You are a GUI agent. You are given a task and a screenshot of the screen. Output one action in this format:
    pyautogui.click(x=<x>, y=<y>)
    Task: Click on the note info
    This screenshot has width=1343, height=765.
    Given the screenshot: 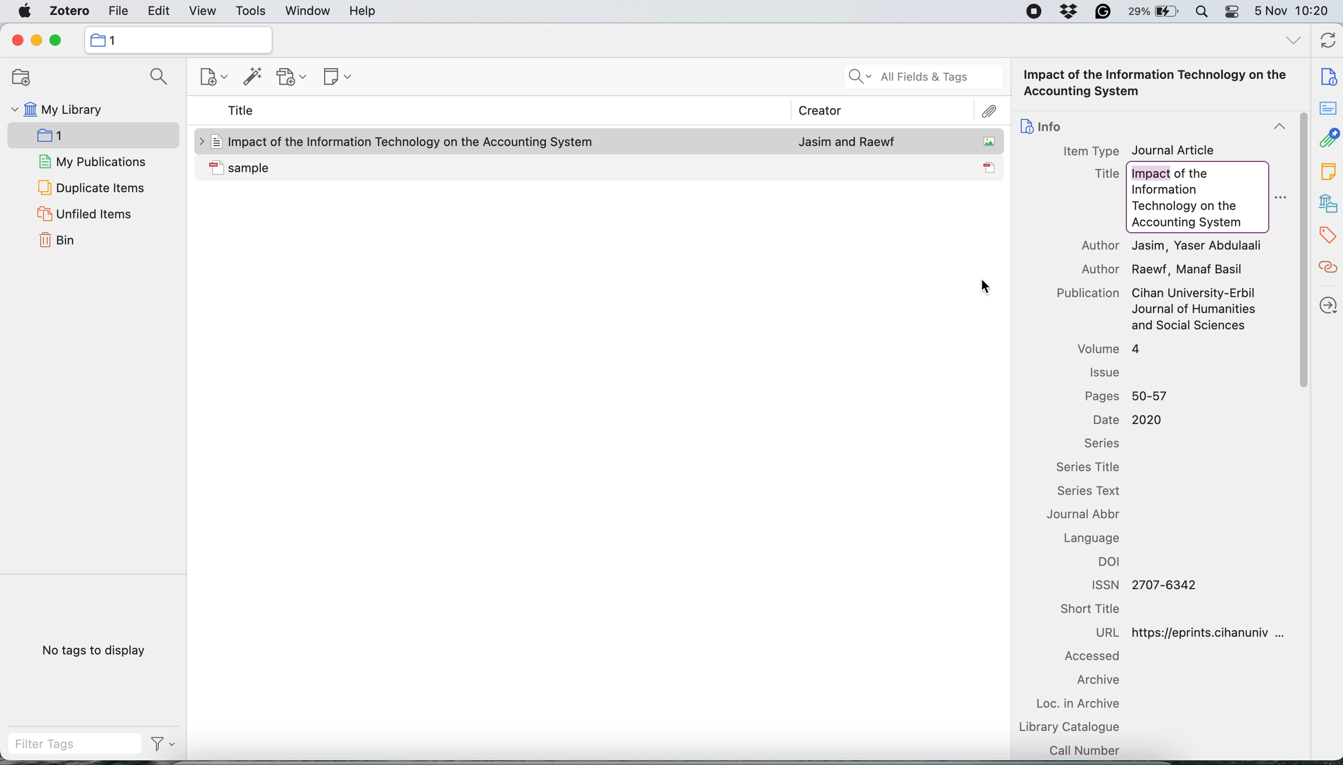 What is the action you would take?
    pyautogui.click(x=1328, y=76)
    